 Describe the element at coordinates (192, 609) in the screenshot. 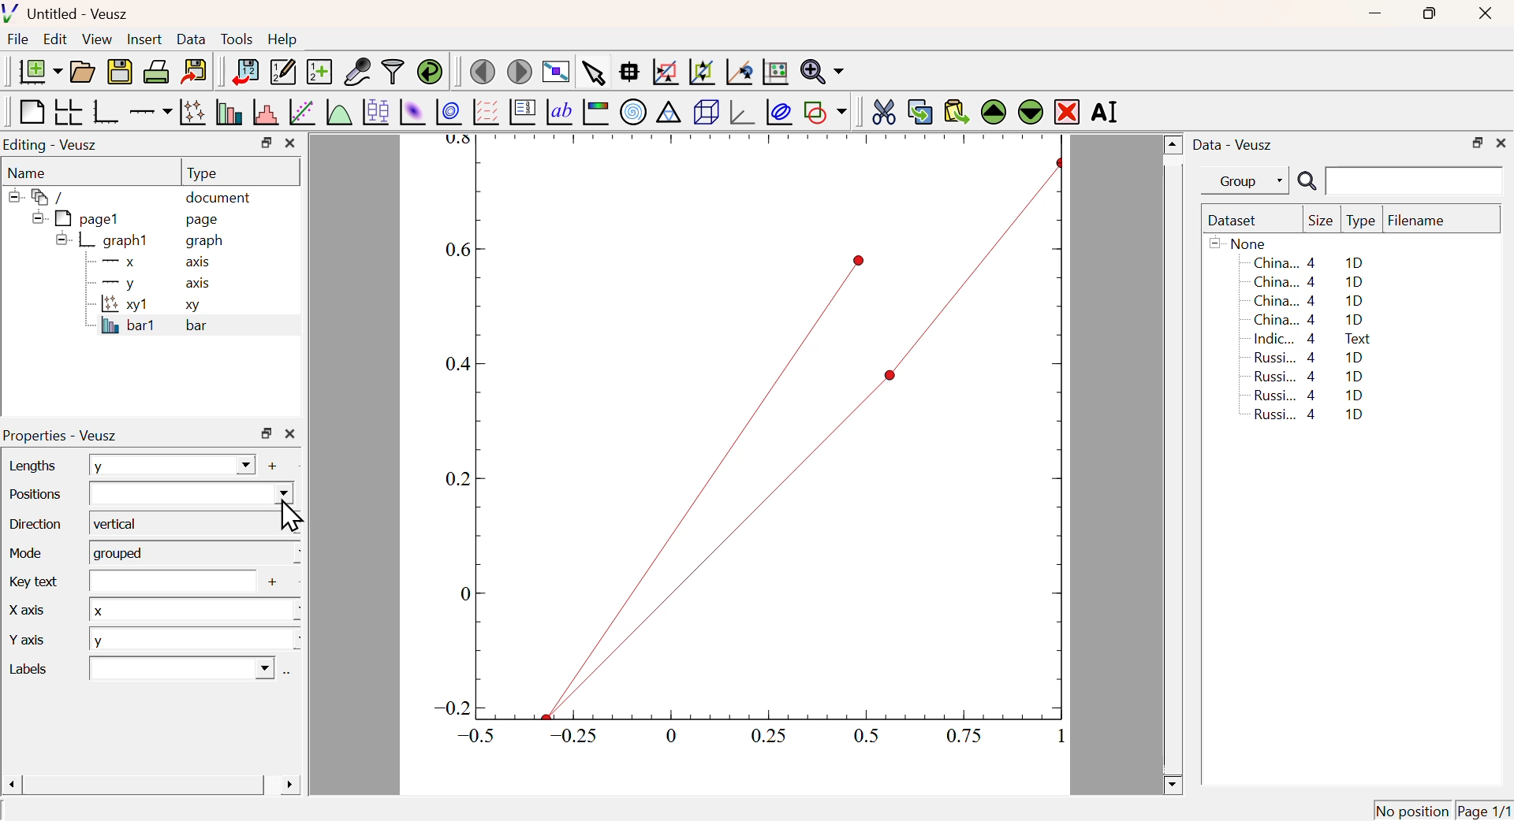

I see `x` at that location.